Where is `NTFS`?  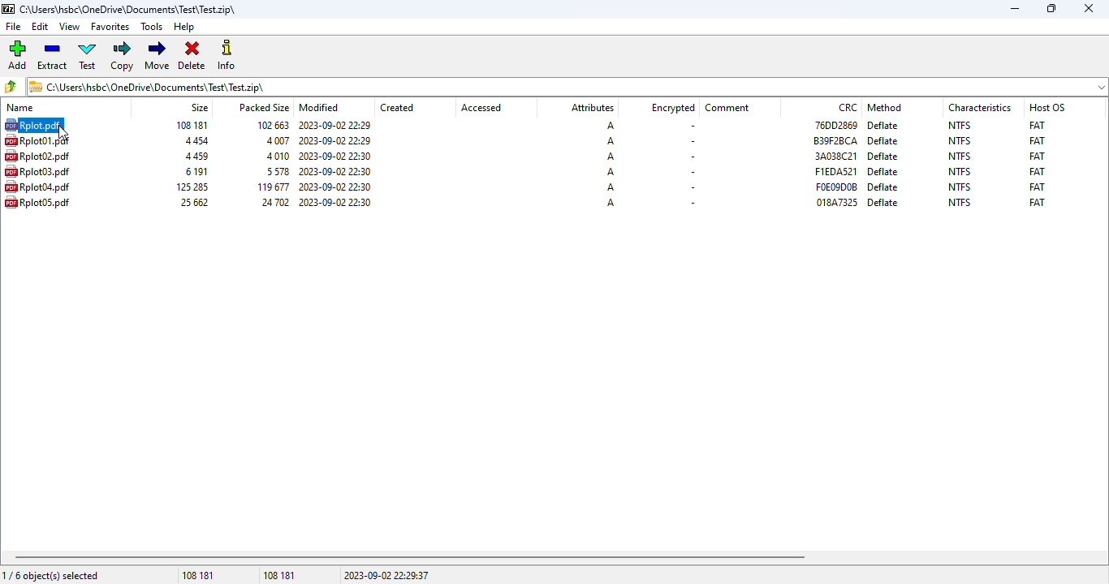
NTFS is located at coordinates (960, 125).